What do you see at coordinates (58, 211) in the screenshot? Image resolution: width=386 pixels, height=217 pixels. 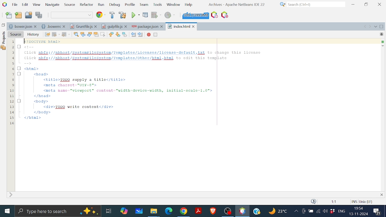 I see `Type here to search` at bounding box center [58, 211].